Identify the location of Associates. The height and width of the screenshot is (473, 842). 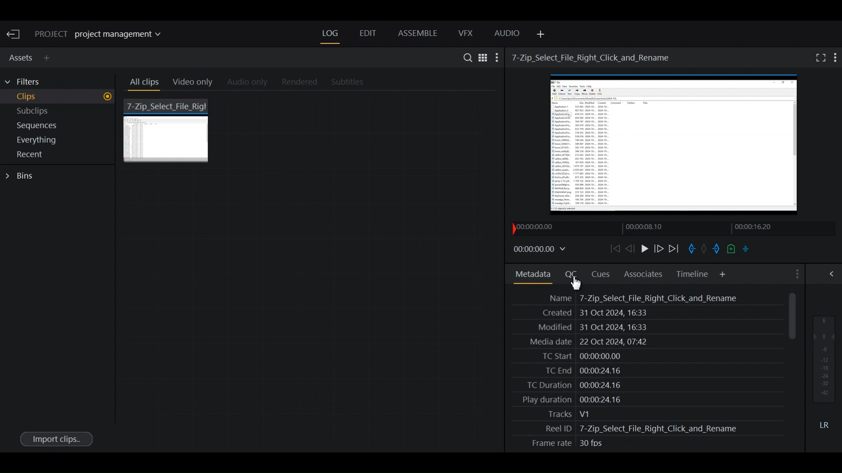
(643, 274).